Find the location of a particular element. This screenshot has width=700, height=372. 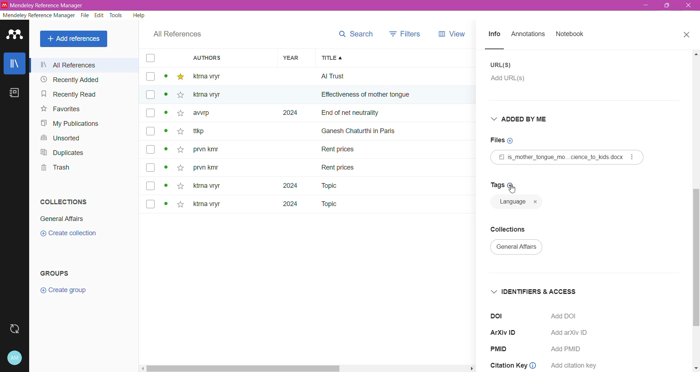

line  is located at coordinates (501, 49).